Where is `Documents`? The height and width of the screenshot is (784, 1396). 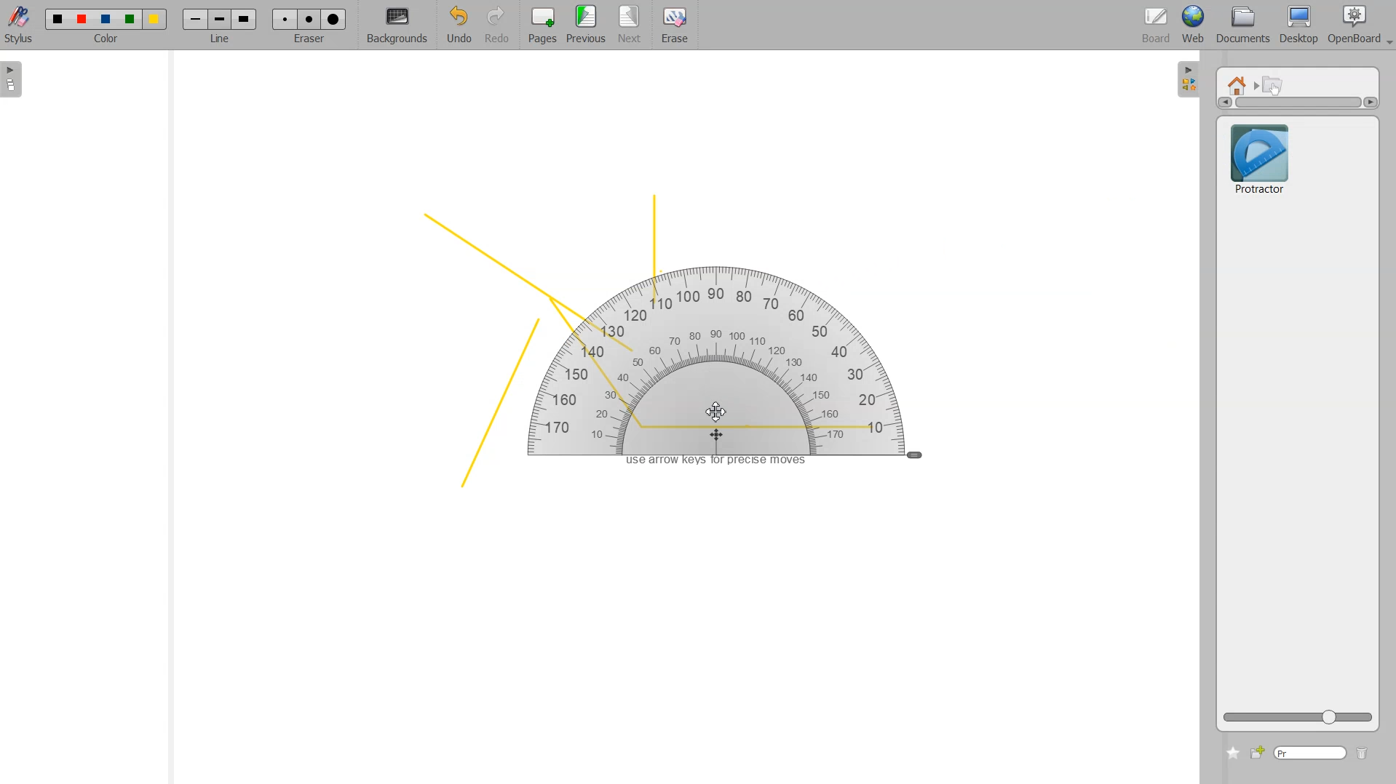
Documents is located at coordinates (1241, 26).